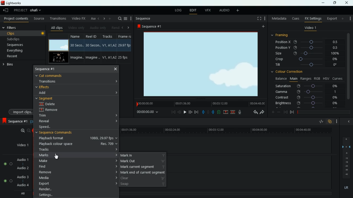 The image size is (353, 198). Describe the element at coordinates (348, 68) in the screenshot. I see `vertical scroll bar` at that location.